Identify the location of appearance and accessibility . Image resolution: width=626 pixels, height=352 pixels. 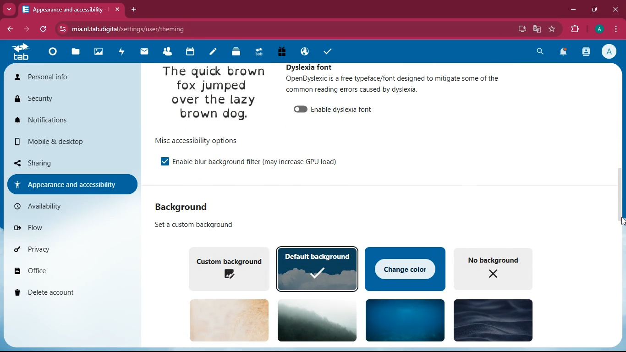
(73, 10).